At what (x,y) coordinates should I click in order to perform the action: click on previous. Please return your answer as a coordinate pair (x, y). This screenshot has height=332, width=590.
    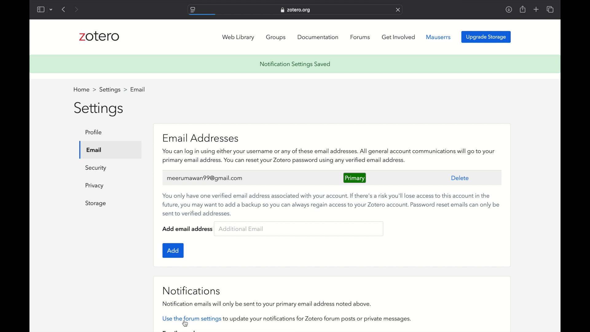
    Looking at the image, I should click on (64, 10).